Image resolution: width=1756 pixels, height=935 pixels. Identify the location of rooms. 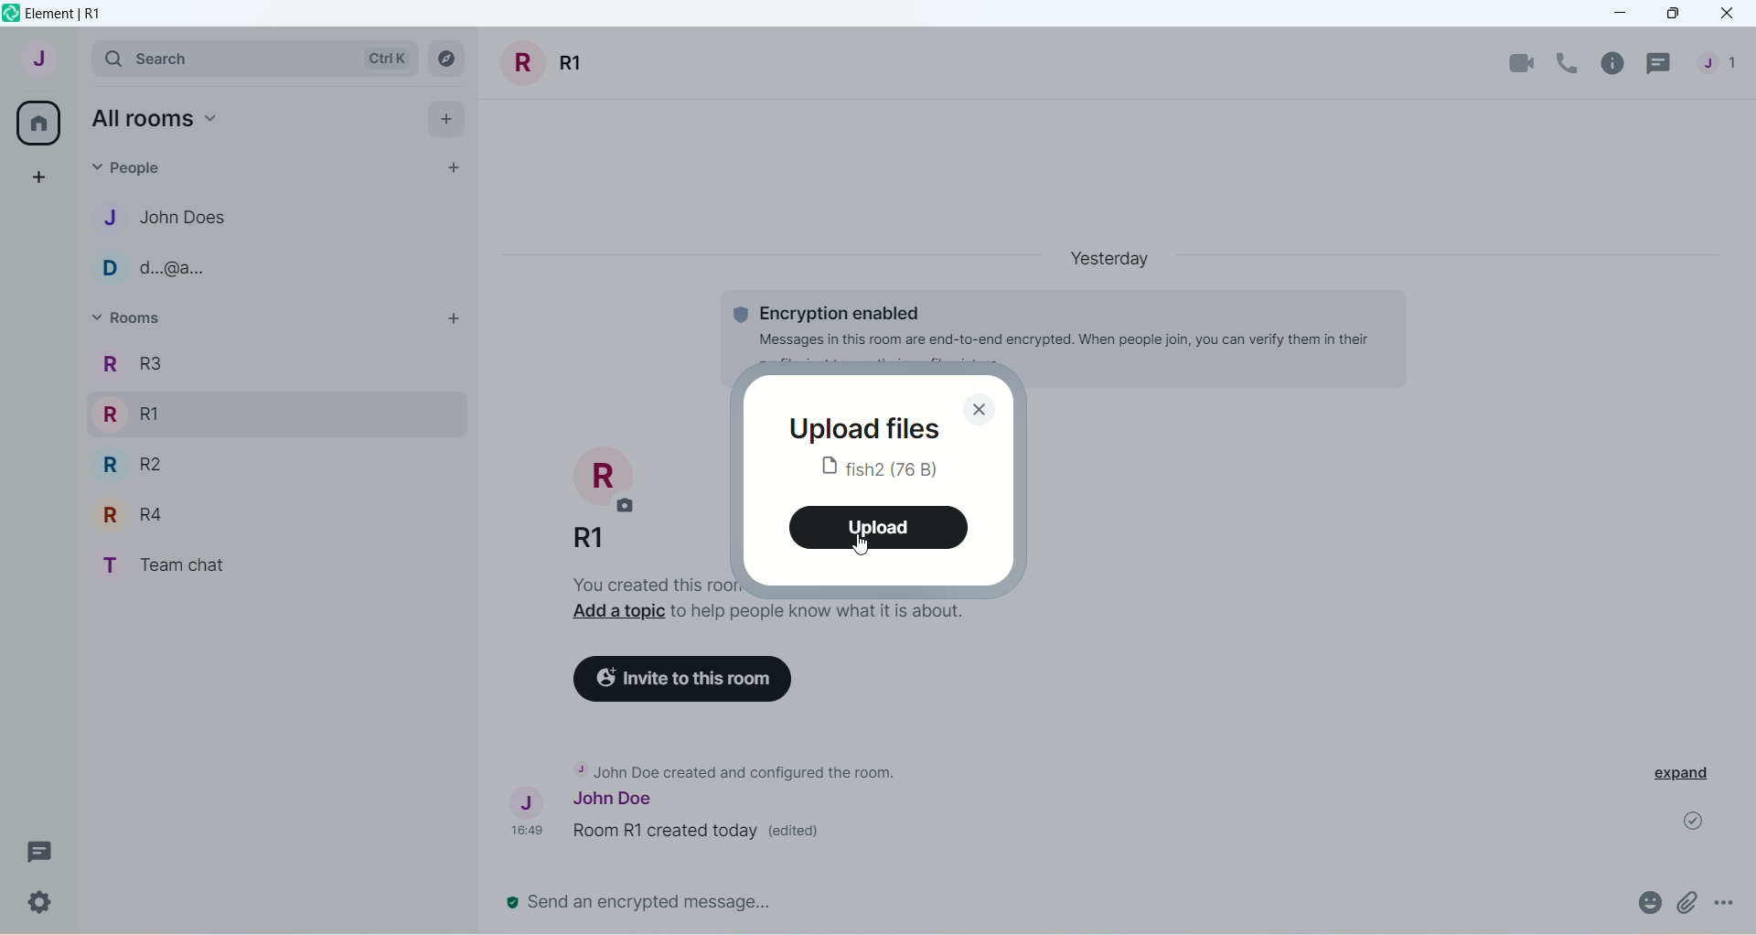
(134, 314).